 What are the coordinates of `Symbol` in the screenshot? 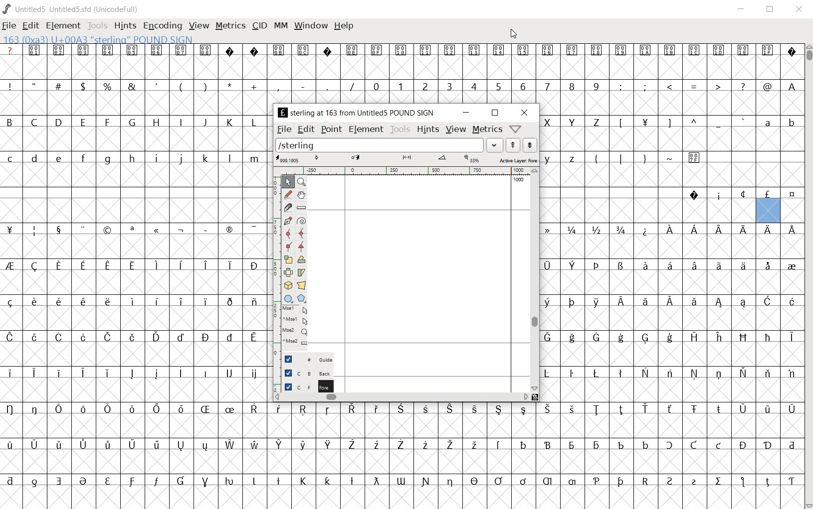 It's located at (694, 195).